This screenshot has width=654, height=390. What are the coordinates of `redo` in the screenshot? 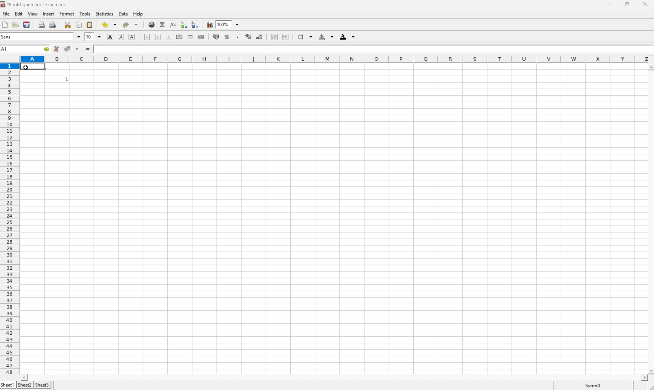 It's located at (131, 25).